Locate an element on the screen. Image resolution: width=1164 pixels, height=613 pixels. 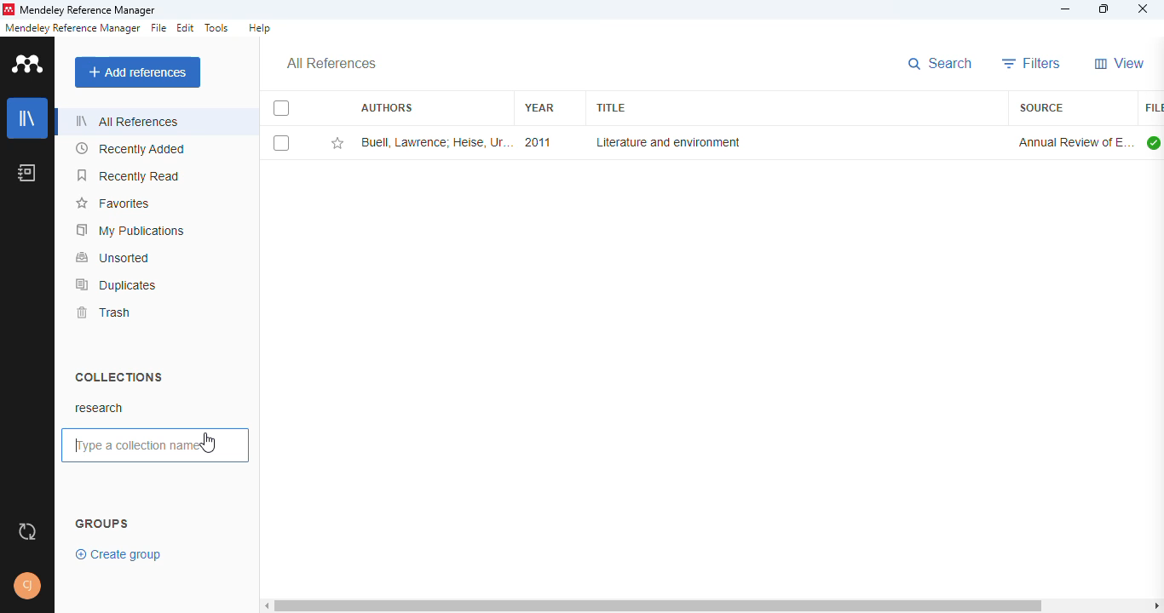
close is located at coordinates (1144, 9).